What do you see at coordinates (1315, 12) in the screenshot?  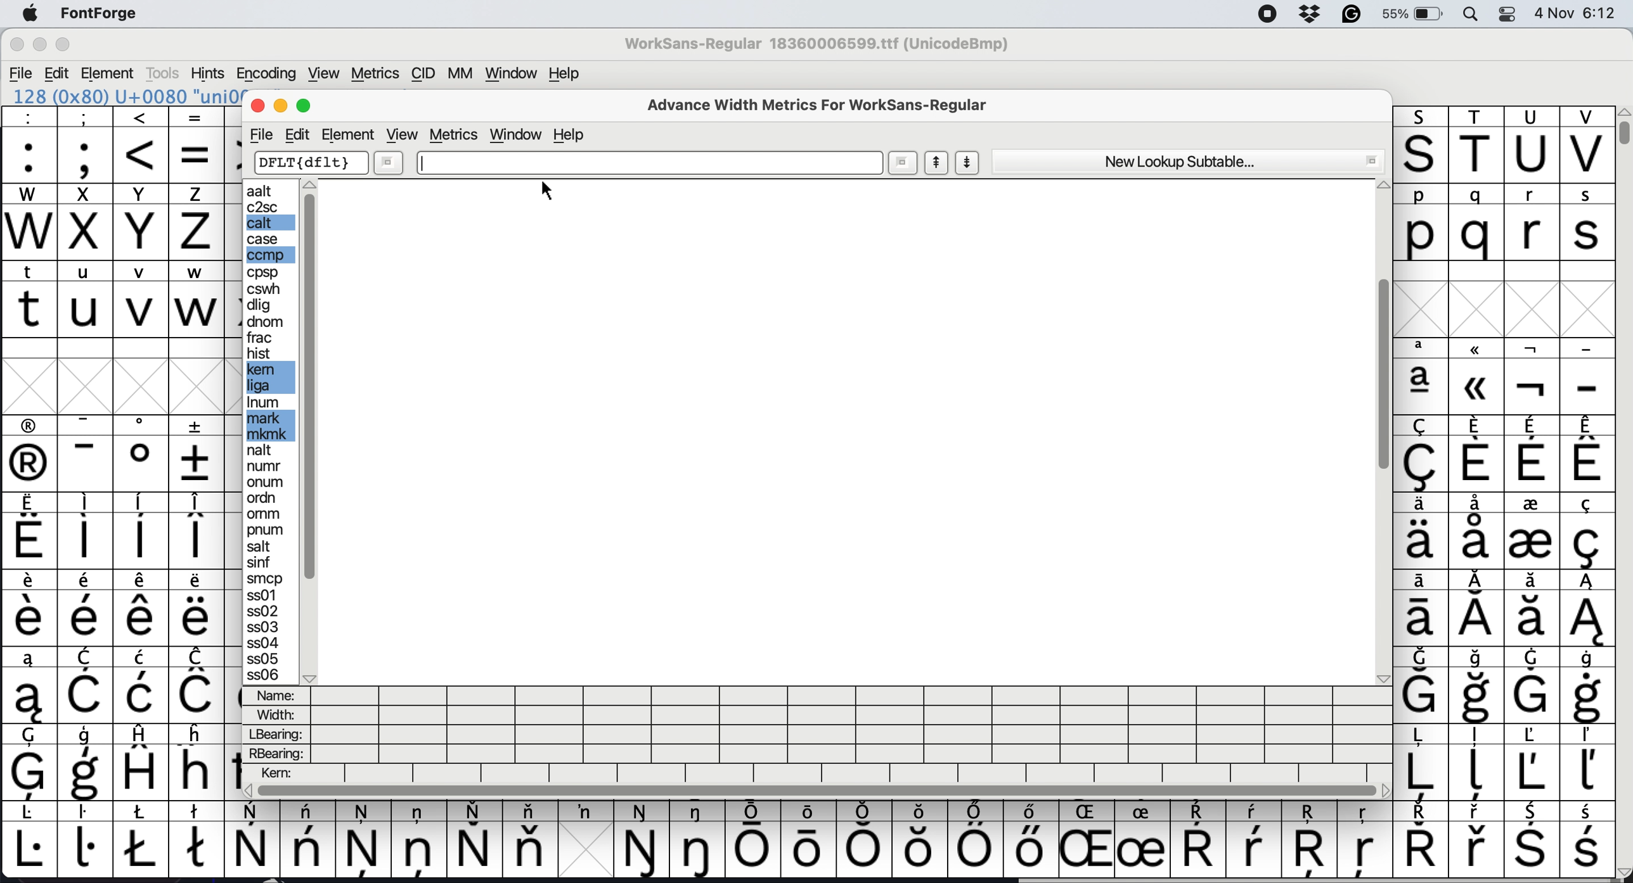 I see `dropbox` at bounding box center [1315, 12].